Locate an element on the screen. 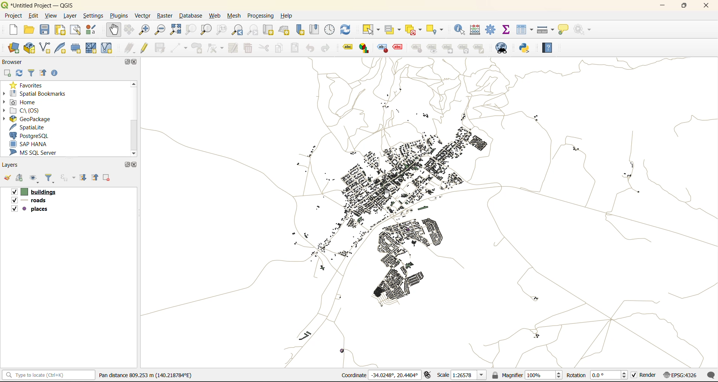 The width and height of the screenshot is (718, 382). close is located at coordinates (135, 164).